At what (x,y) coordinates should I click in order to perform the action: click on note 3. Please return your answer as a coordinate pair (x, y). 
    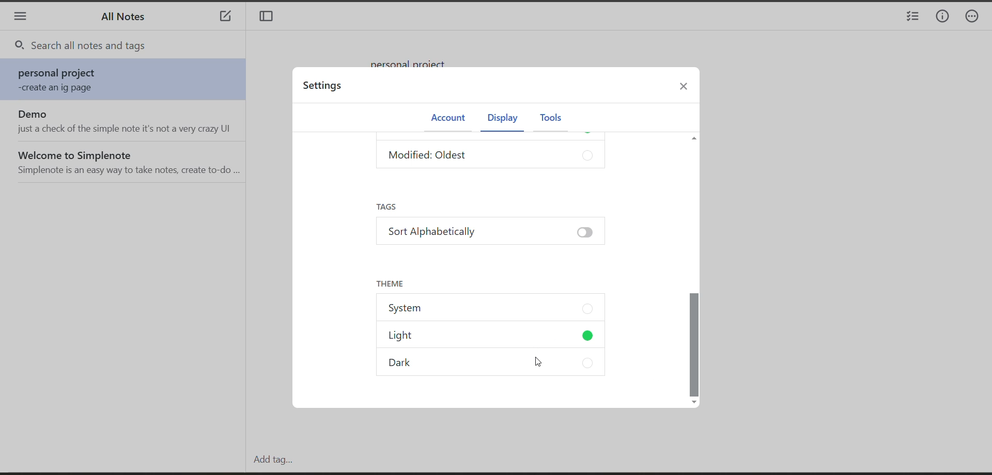
    Looking at the image, I should click on (127, 161).